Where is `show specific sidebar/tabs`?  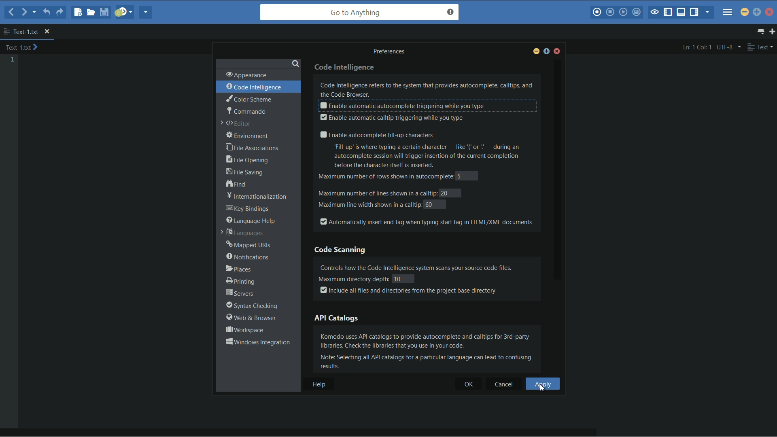 show specific sidebar/tabs is located at coordinates (708, 13).